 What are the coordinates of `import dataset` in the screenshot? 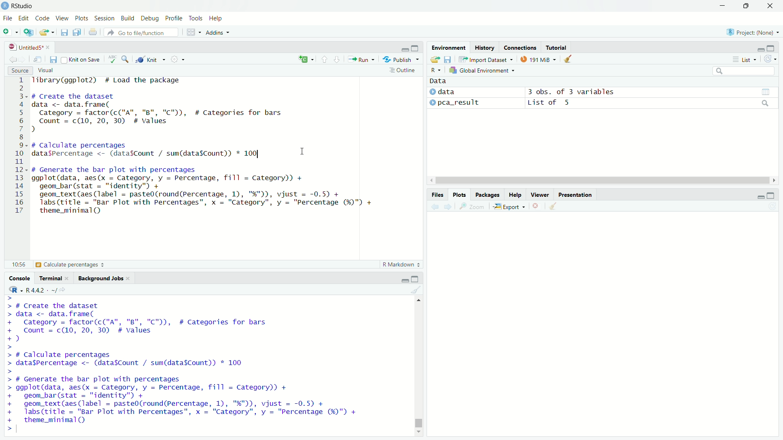 It's located at (487, 59).